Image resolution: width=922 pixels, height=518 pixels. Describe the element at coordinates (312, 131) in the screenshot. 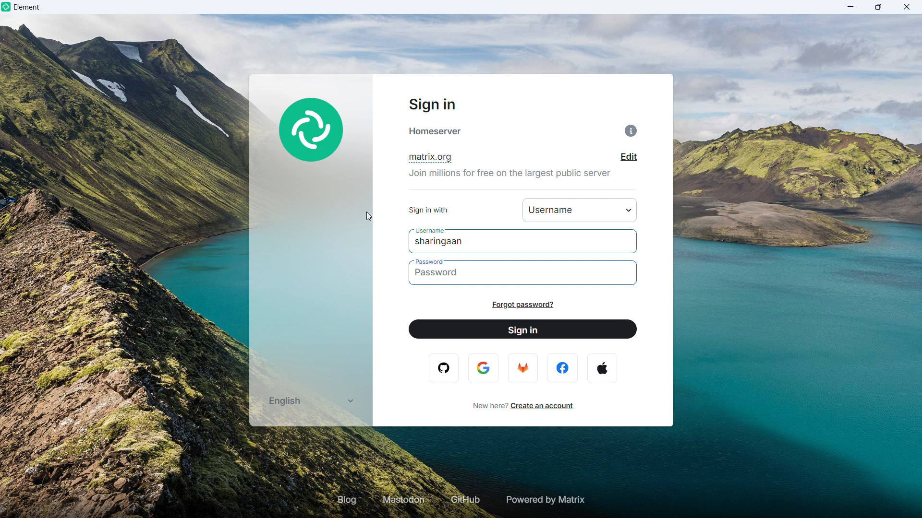

I see `element Logo ` at that location.